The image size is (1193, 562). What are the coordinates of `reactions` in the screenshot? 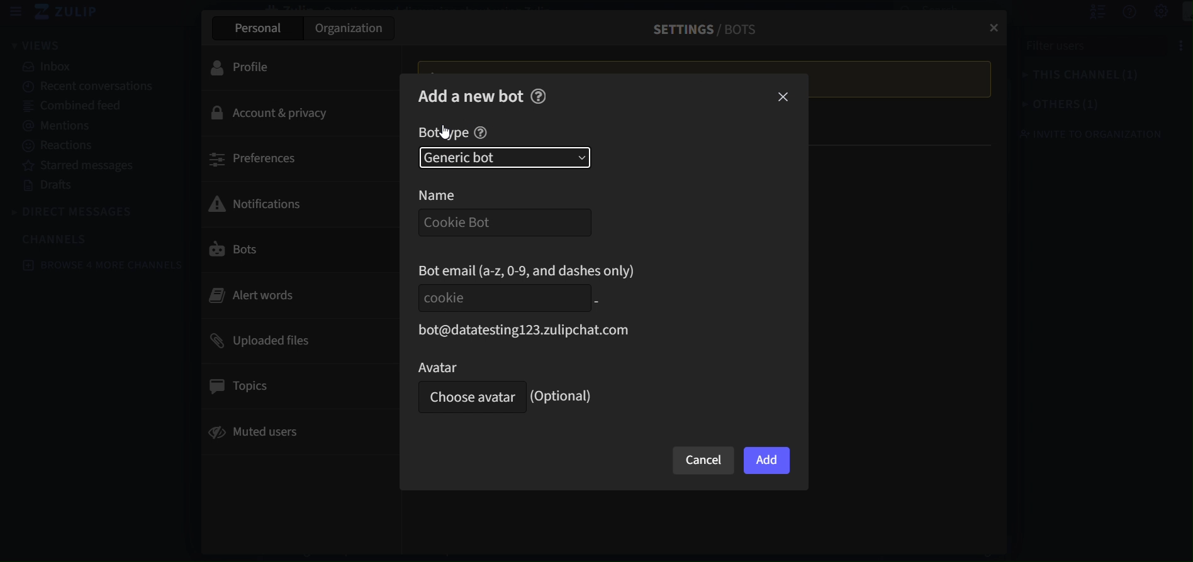 It's located at (91, 146).